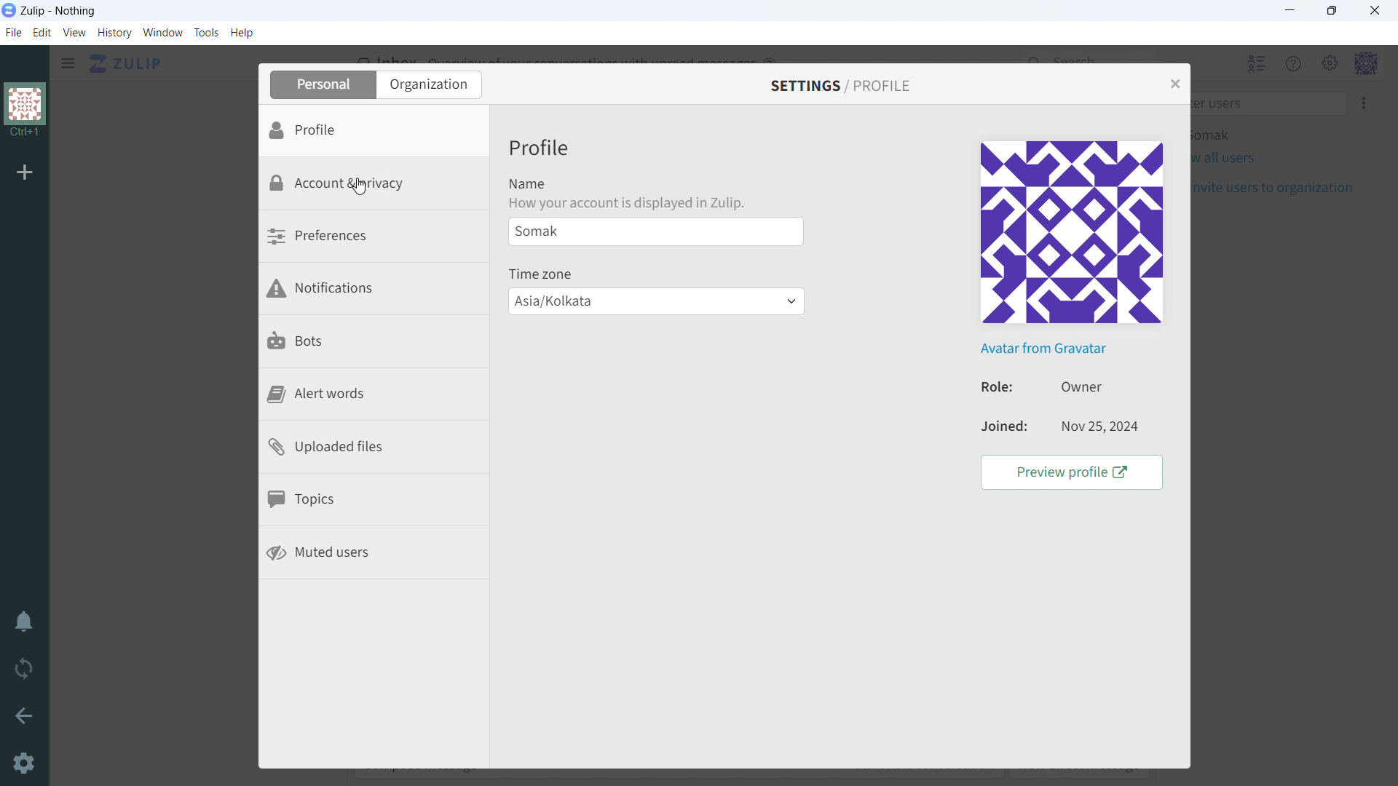 Image resolution: width=1398 pixels, height=786 pixels. What do you see at coordinates (25, 171) in the screenshot?
I see `add organization` at bounding box center [25, 171].